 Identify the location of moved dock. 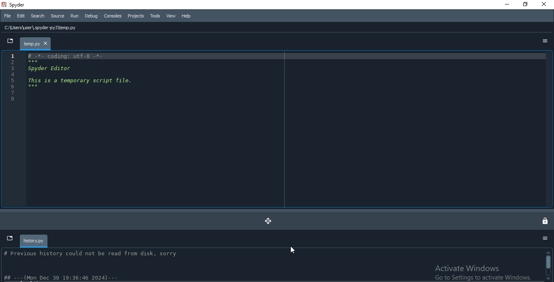
(272, 220).